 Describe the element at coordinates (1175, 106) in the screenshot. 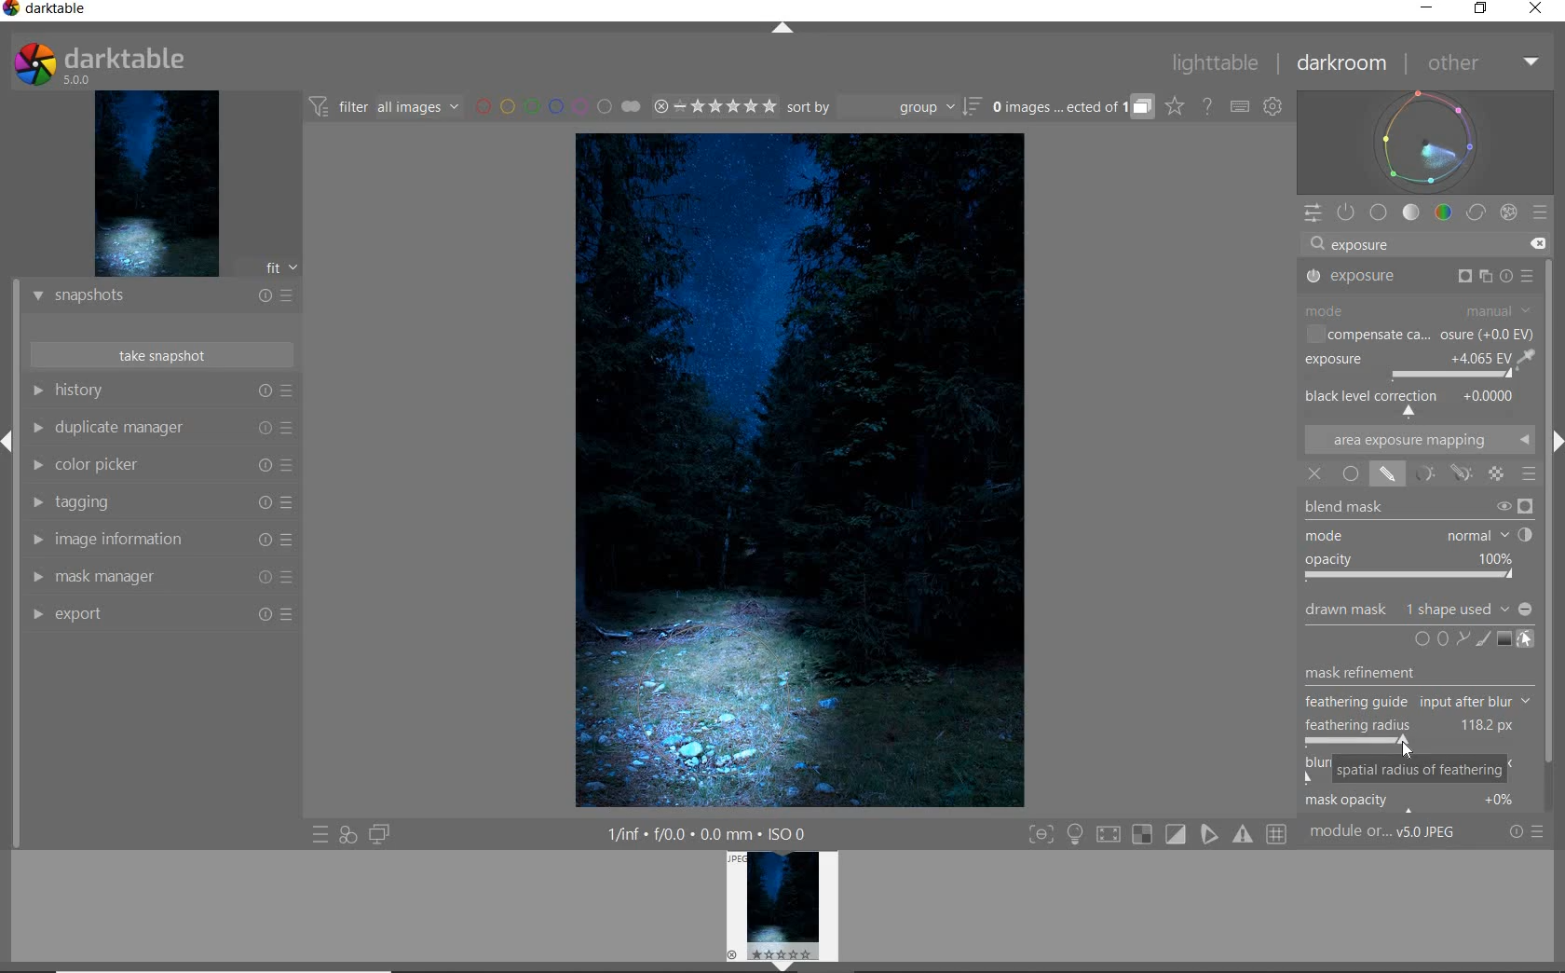

I see `CLICK TO CHANGE THE OVERLAYS SHOWN ON THUMBNAILS` at that location.